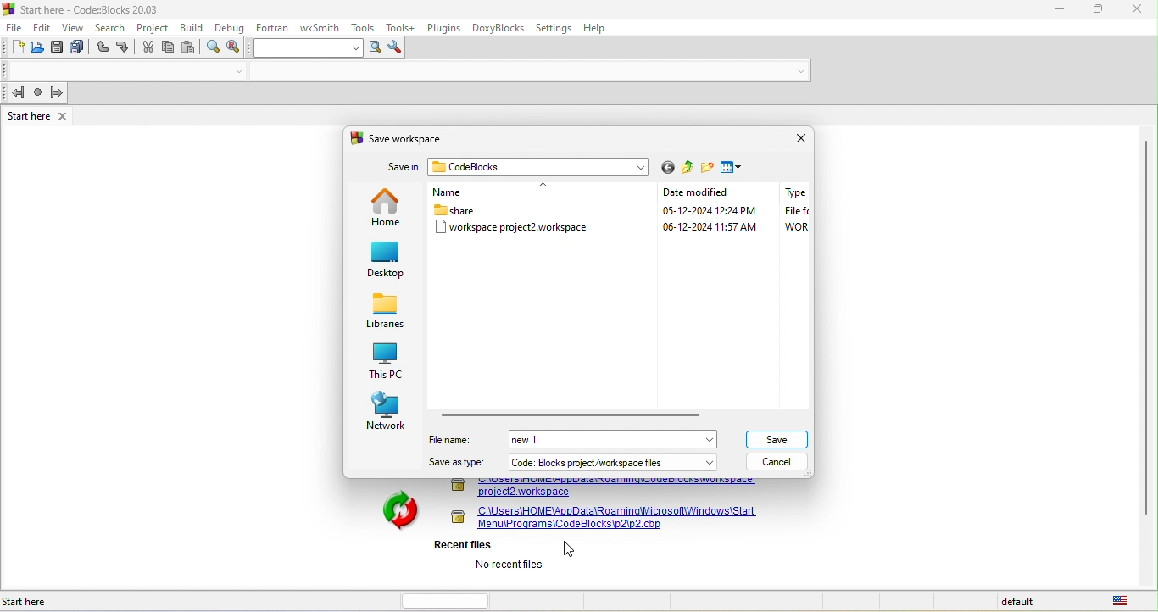 The height and width of the screenshot is (612, 1158). What do you see at coordinates (58, 49) in the screenshot?
I see `save` at bounding box center [58, 49].